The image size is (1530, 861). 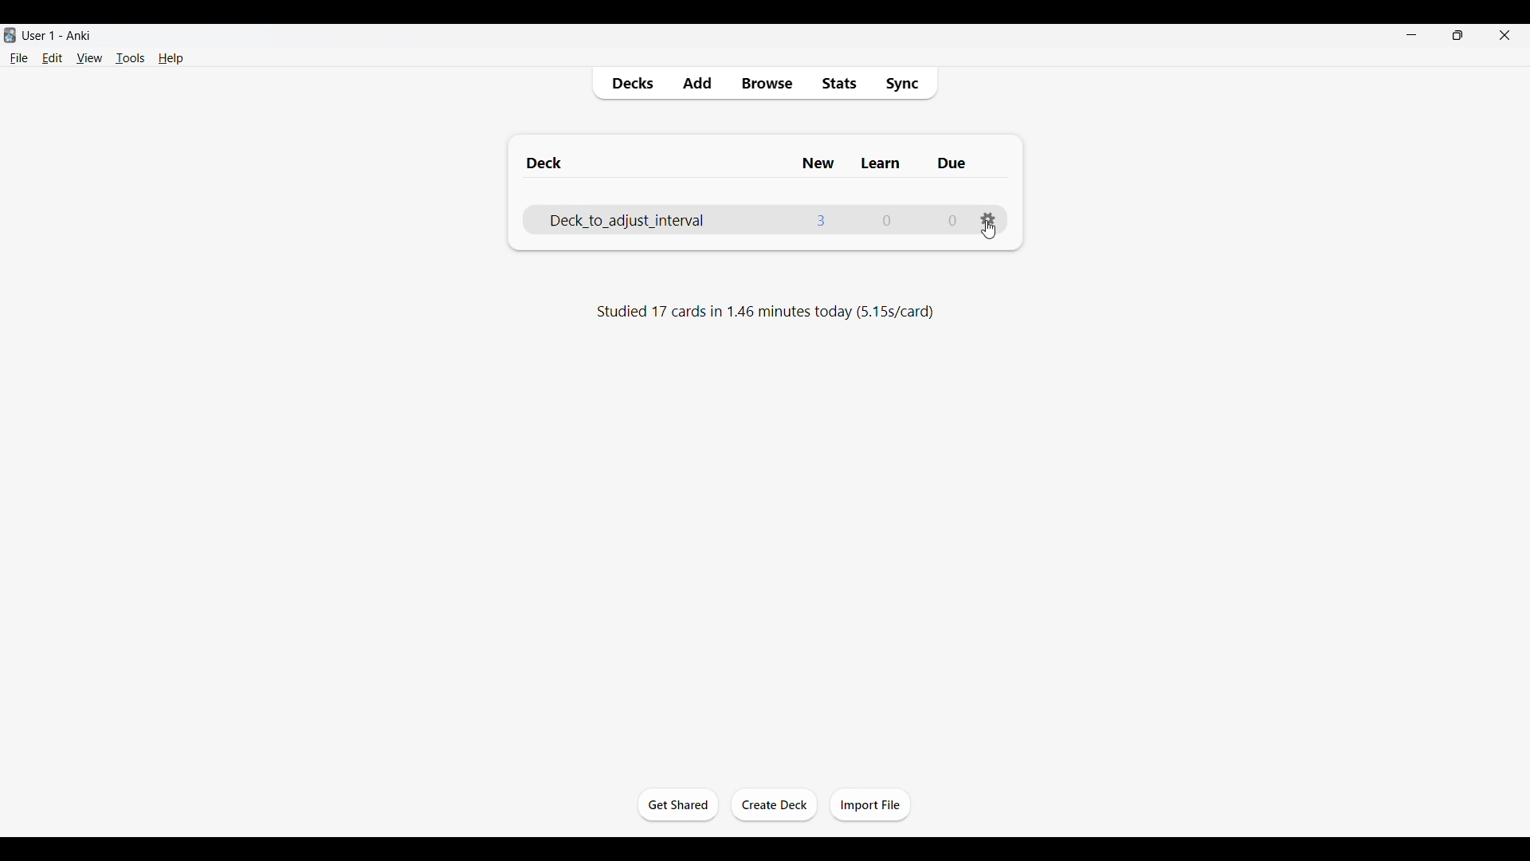 What do you see at coordinates (700, 83) in the screenshot?
I see `Add` at bounding box center [700, 83].